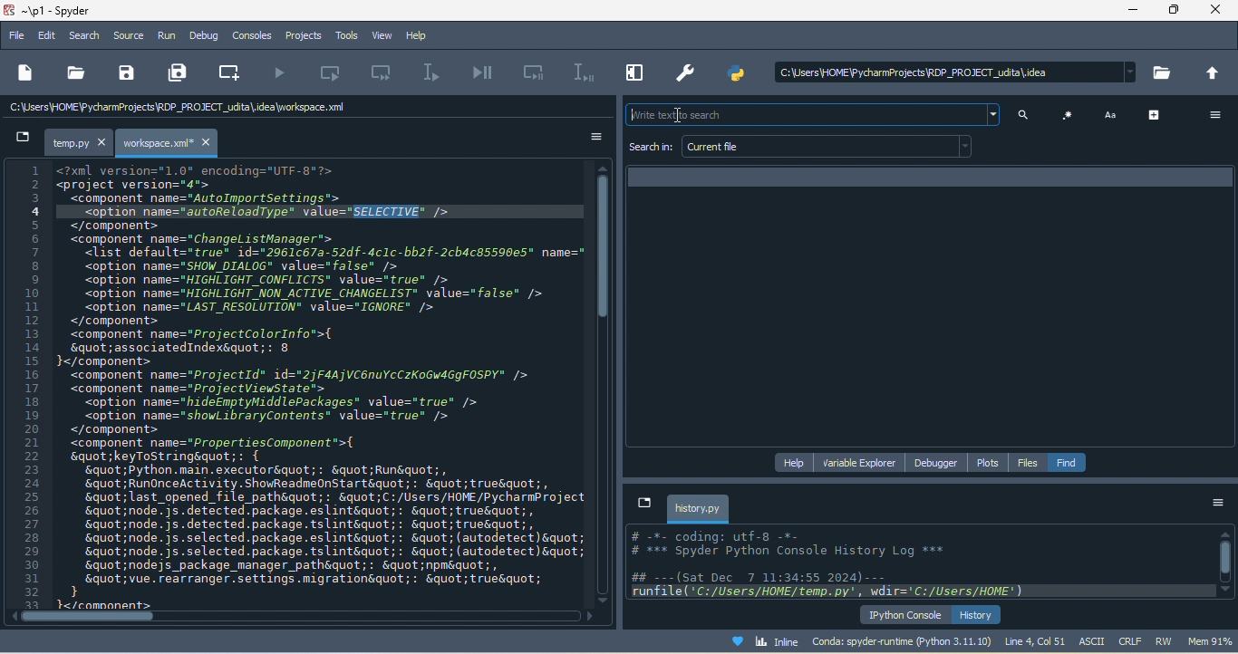 Image resolution: width=1238 pixels, height=654 pixels. Describe the element at coordinates (940, 463) in the screenshot. I see `debugger` at that location.